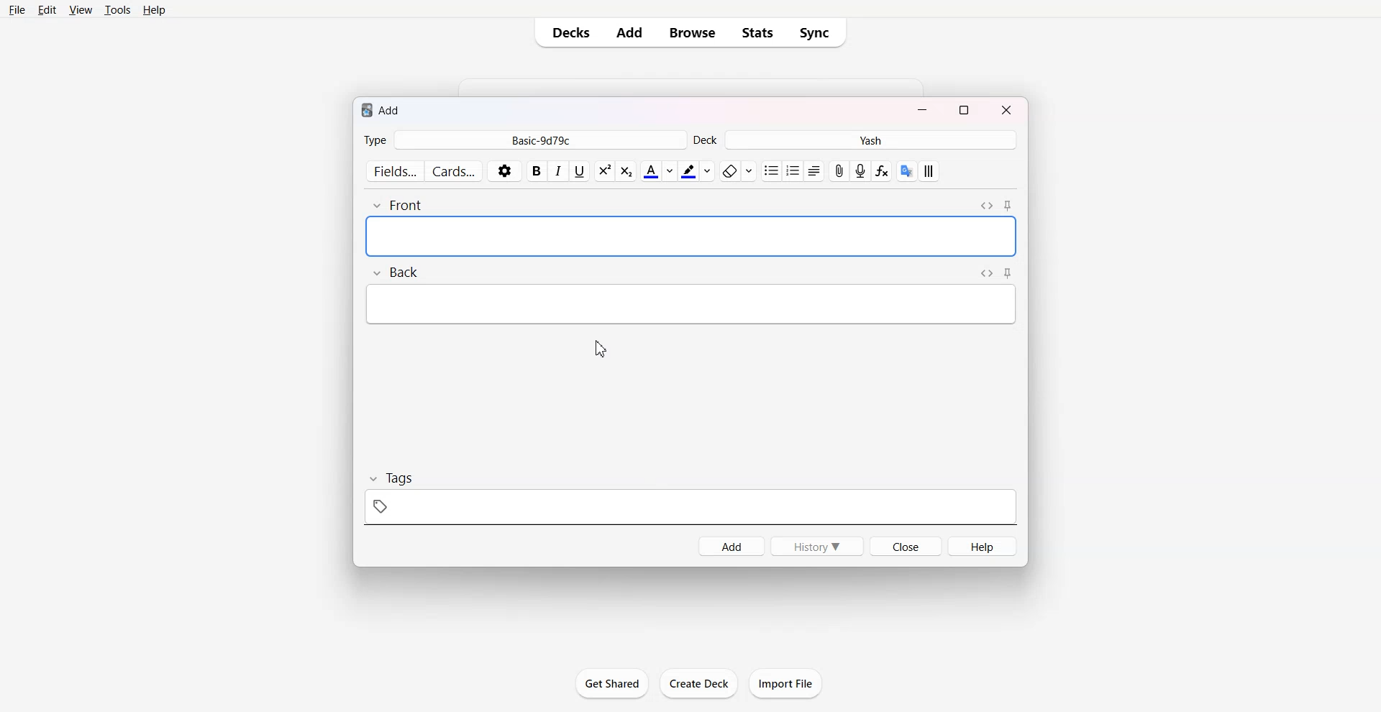 The height and width of the screenshot is (712, 1381). I want to click on Unorder list, so click(772, 171).